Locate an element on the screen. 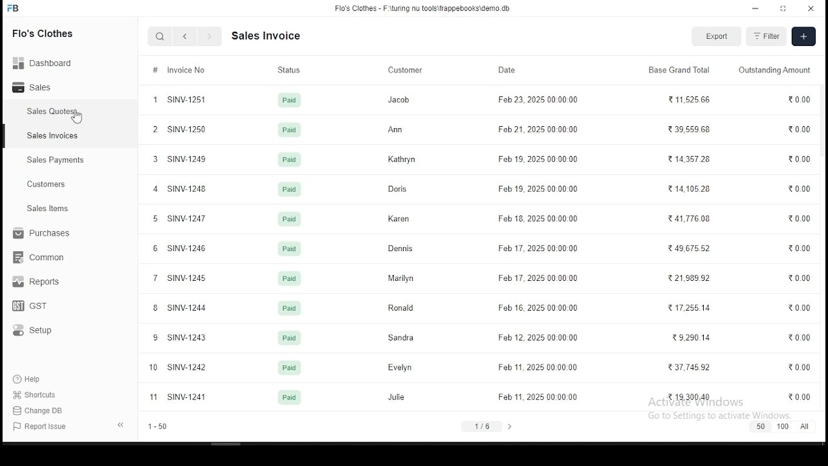 The width and height of the screenshot is (828, 466). T1152566 is located at coordinates (693, 99).